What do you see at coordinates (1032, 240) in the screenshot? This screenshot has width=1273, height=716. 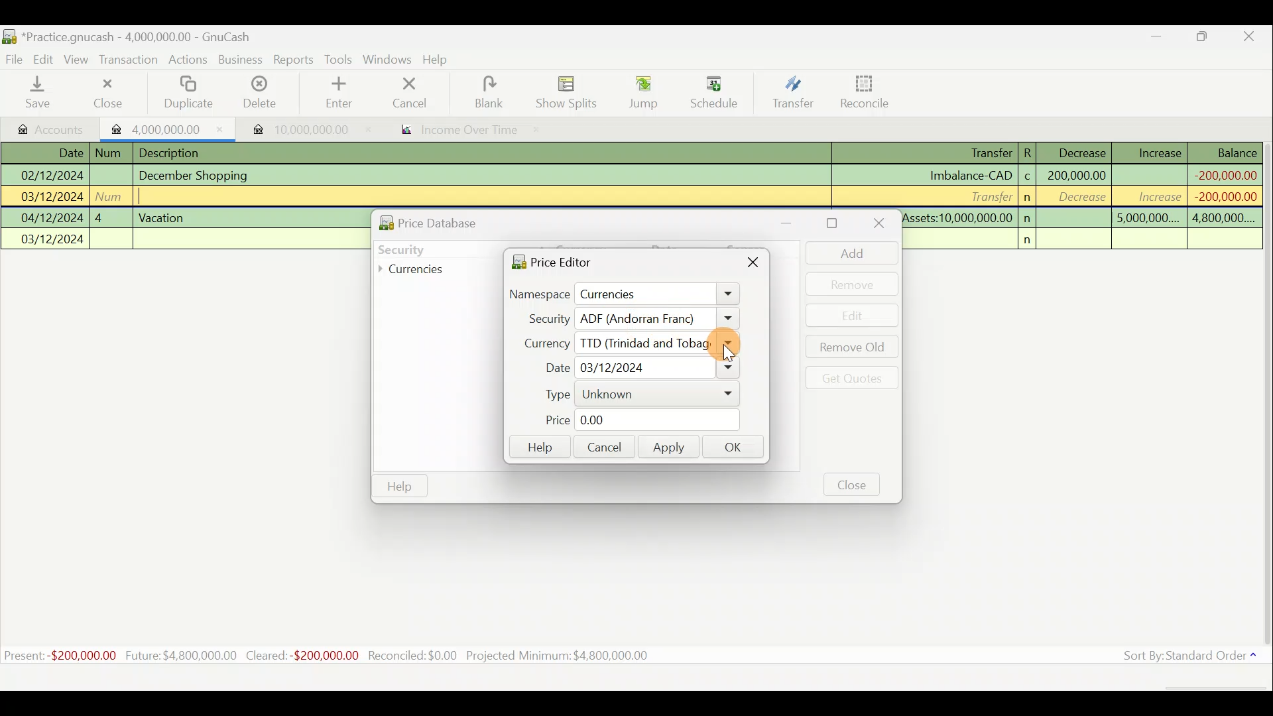 I see `n` at bounding box center [1032, 240].